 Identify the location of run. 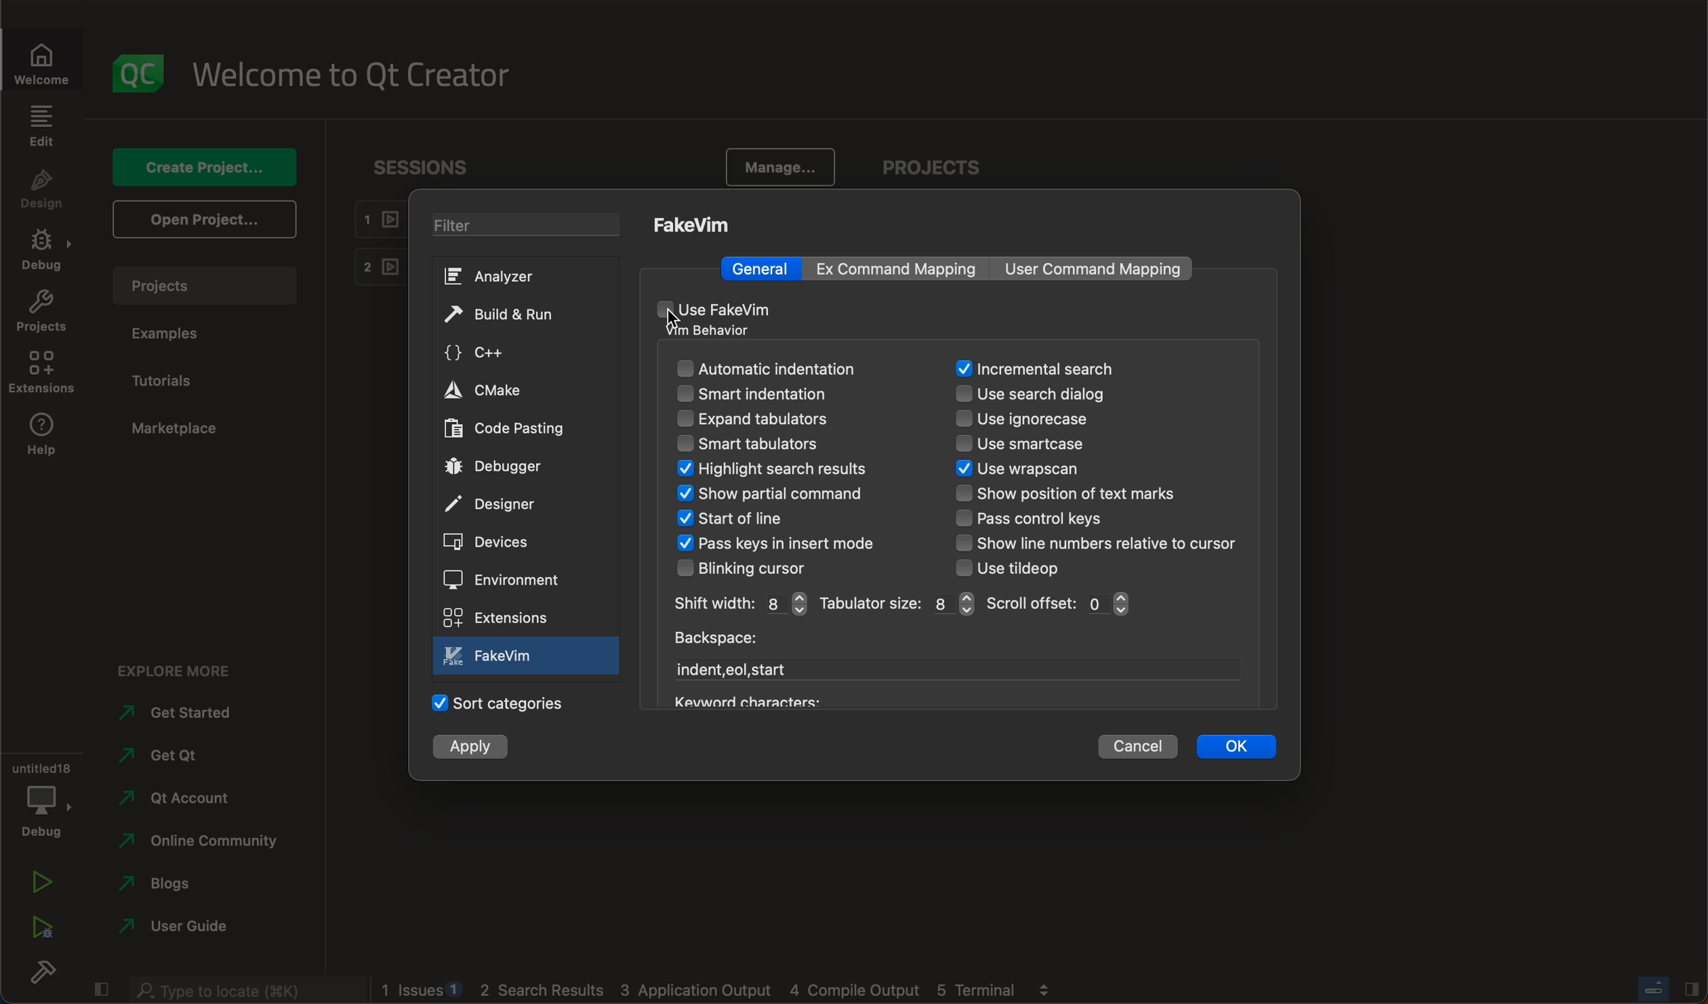
(40, 881).